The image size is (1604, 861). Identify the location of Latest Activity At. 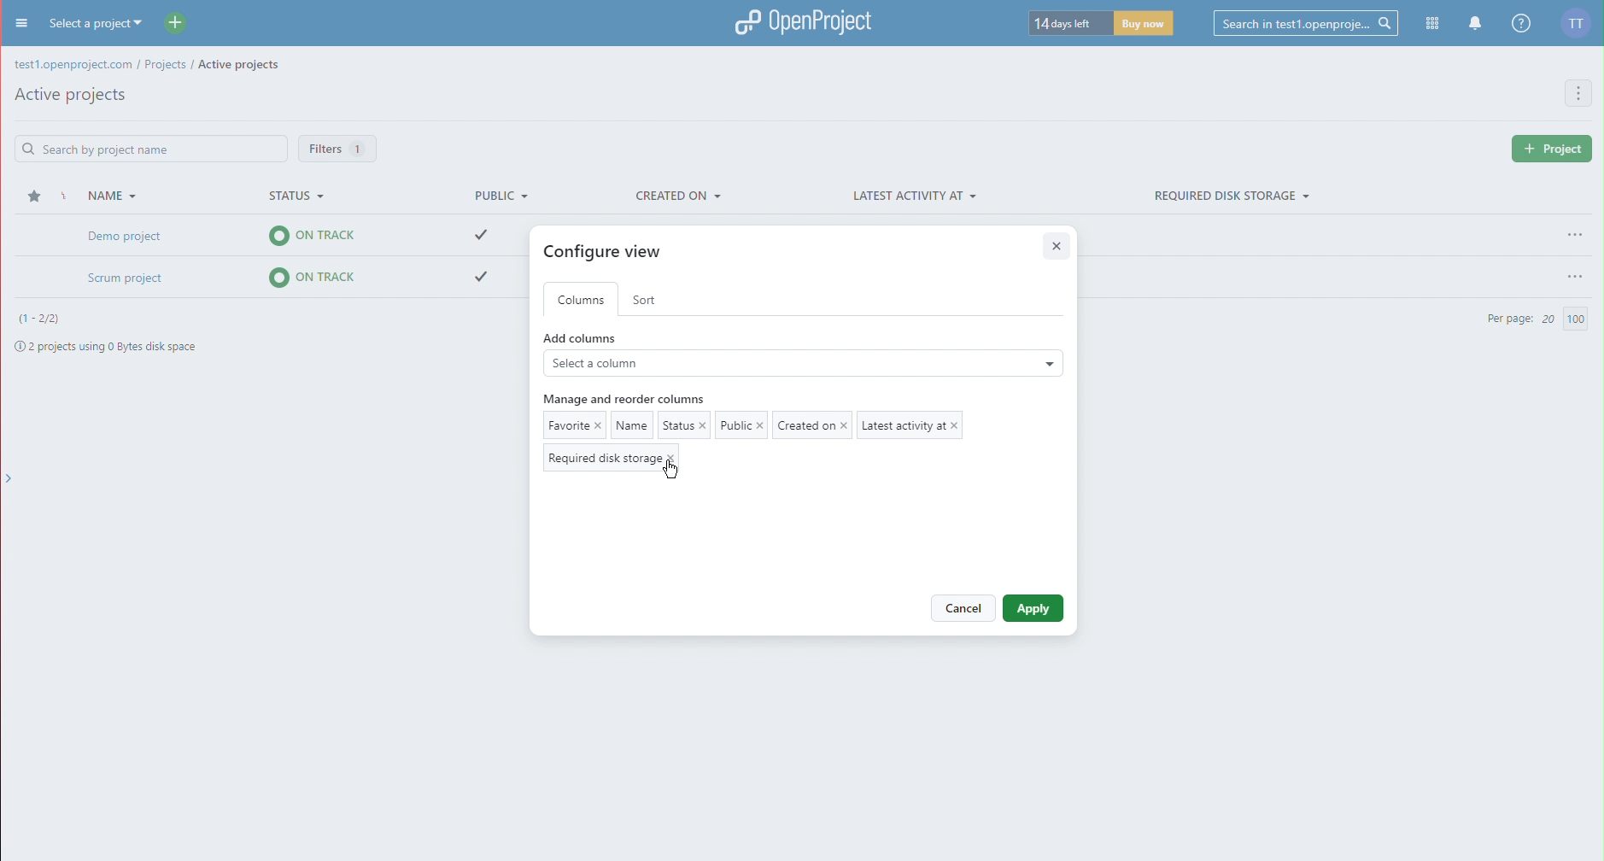
(915, 197).